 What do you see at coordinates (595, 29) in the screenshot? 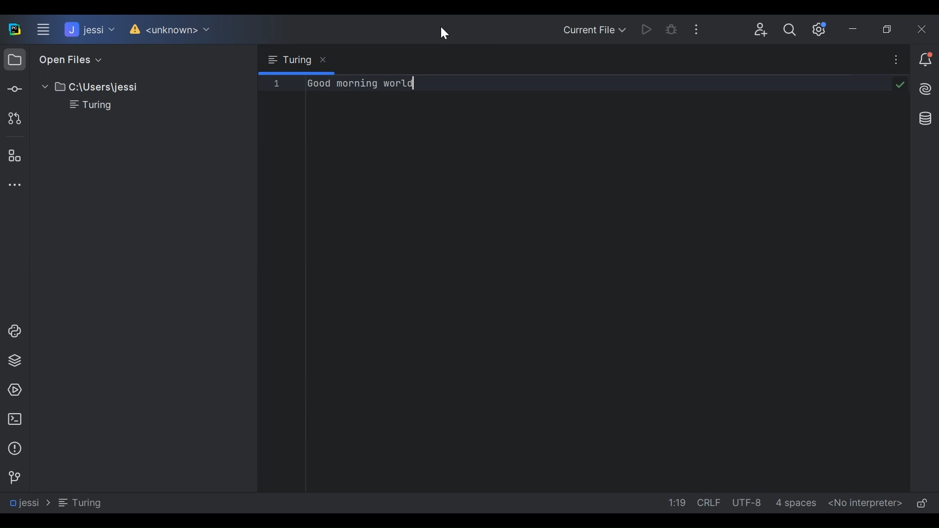
I see `Current File` at bounding box center [595, 29].